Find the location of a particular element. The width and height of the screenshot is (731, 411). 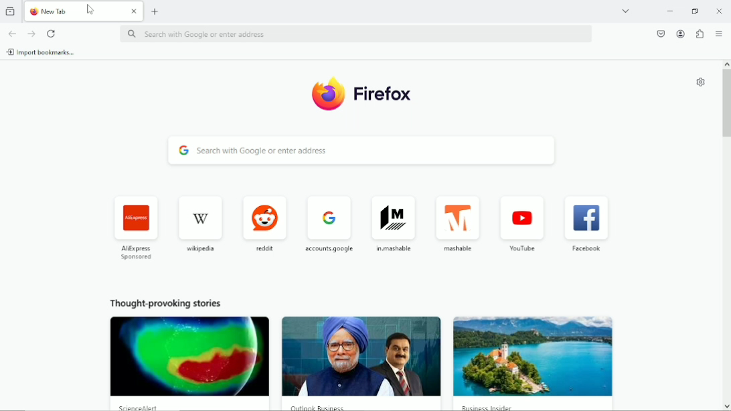

in.mashable is located at coordinates (394, 223).